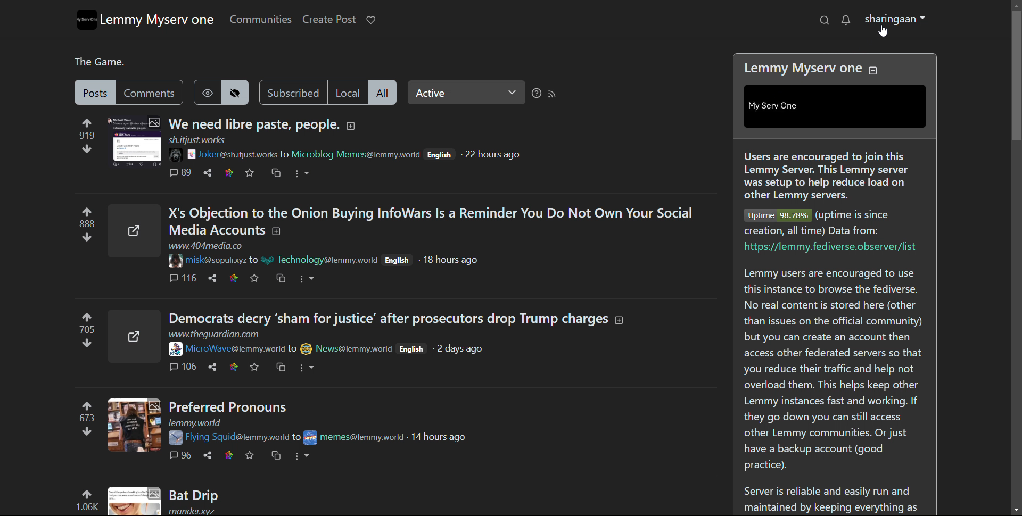  What do you see at coordinates (175, 349) in the screenshot?
I see `poster display picture` at bounding box center [175, 349].